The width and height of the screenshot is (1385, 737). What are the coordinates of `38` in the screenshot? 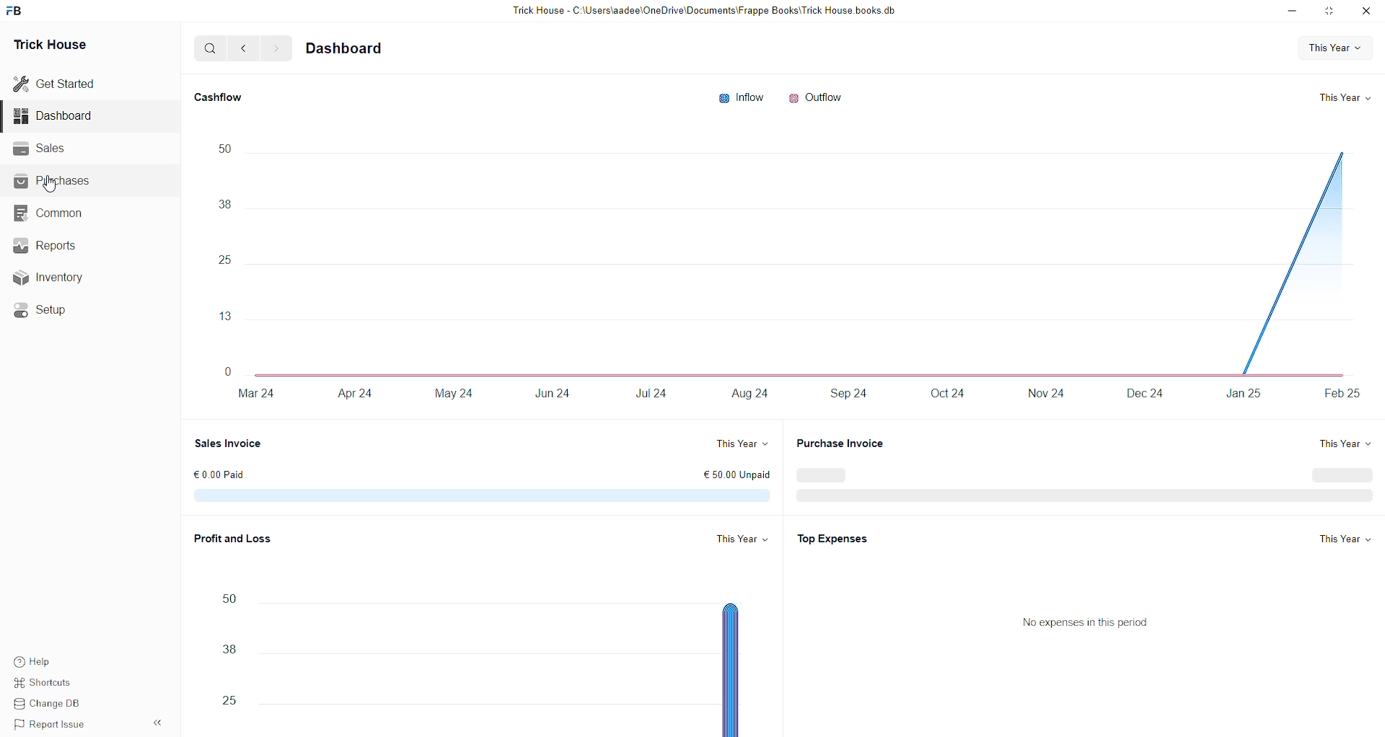 It's located at (225, 650).